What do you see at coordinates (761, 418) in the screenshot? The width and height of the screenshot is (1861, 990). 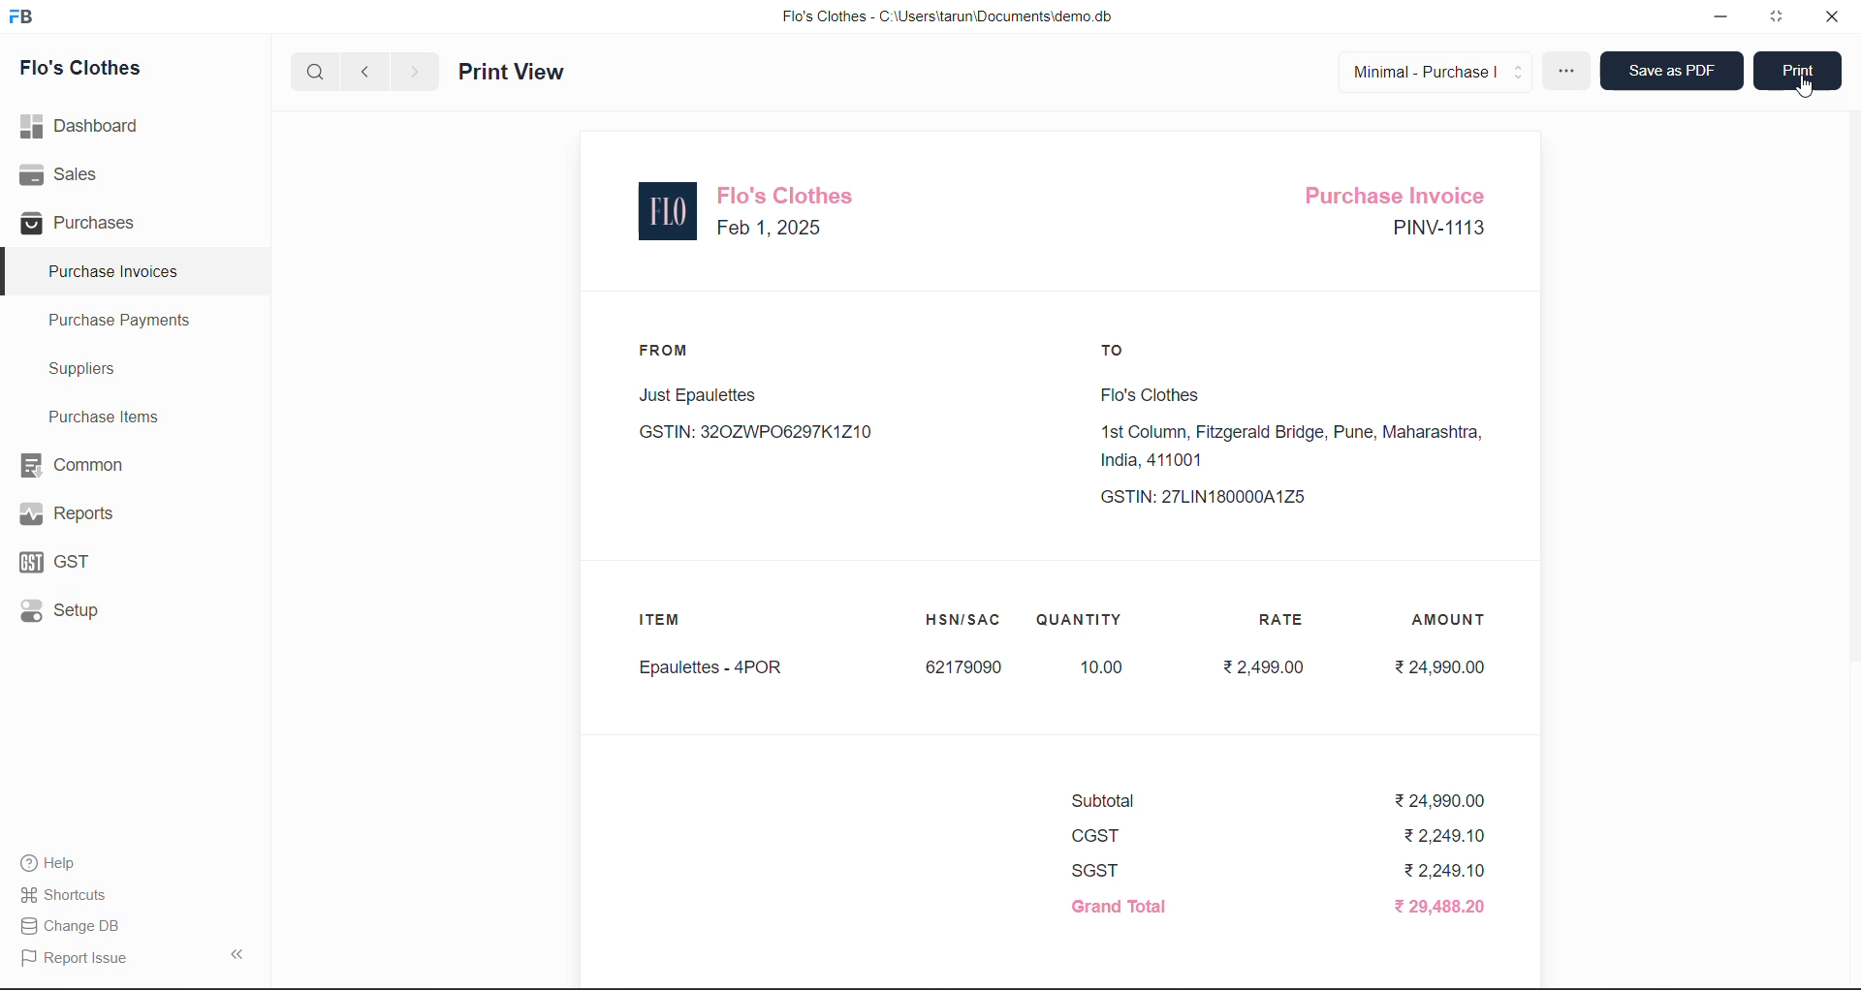 I see `Just Epaulettes GSTIN: 320ZWP06297K1Z10` at bounding box center [761, 418].